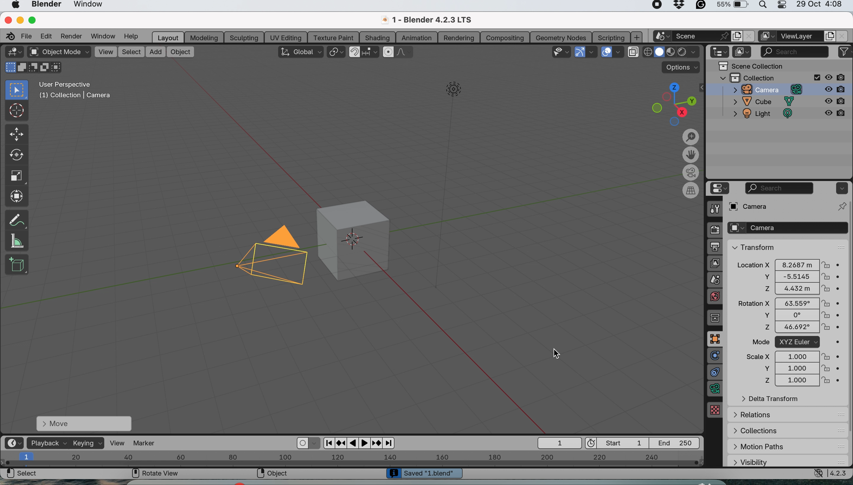  Describe the element at coordinates (715, 263) in the screenshot. I see `view layer` at that location.